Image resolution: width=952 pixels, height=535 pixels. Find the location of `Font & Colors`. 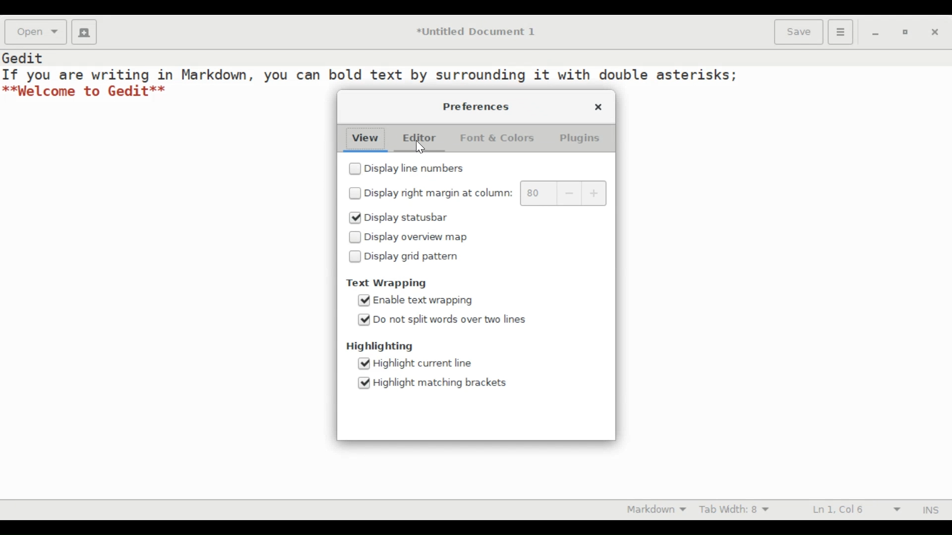

Font & Colors is located at coordinates (495, 137).